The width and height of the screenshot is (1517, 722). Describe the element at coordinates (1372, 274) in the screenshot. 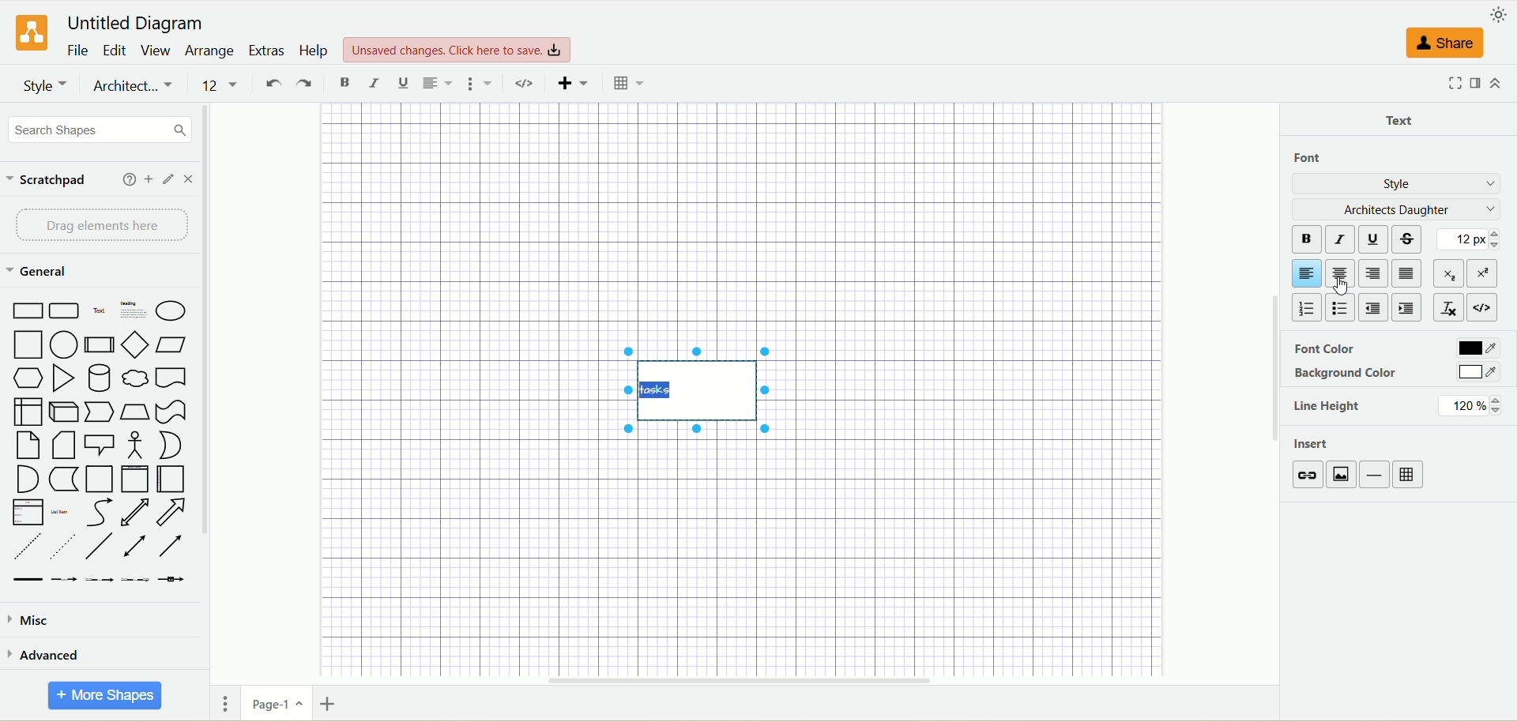

I see `right` at that location.